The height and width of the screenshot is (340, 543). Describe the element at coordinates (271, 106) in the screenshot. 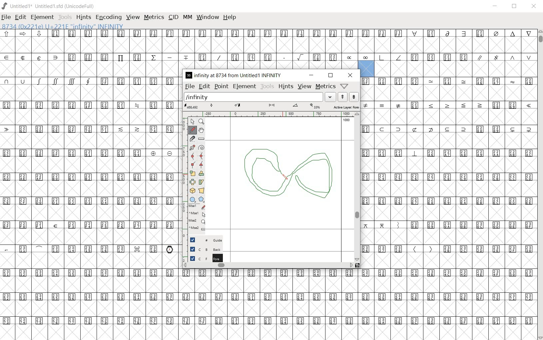

I see `active layer: fore` at that location.